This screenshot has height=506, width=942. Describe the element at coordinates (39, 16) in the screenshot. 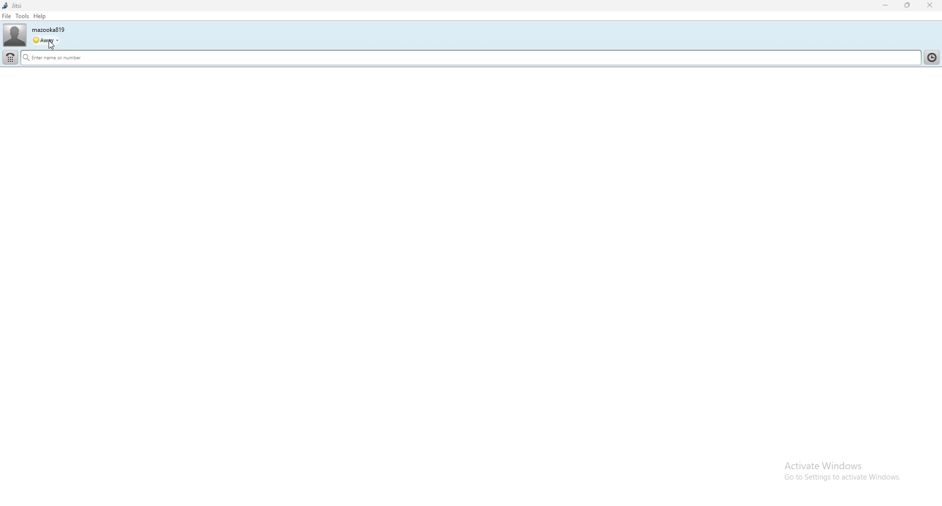

I see `help` at that location.